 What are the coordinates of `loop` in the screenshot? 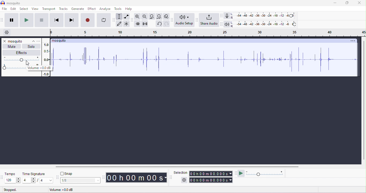 It's located at (104, 20).